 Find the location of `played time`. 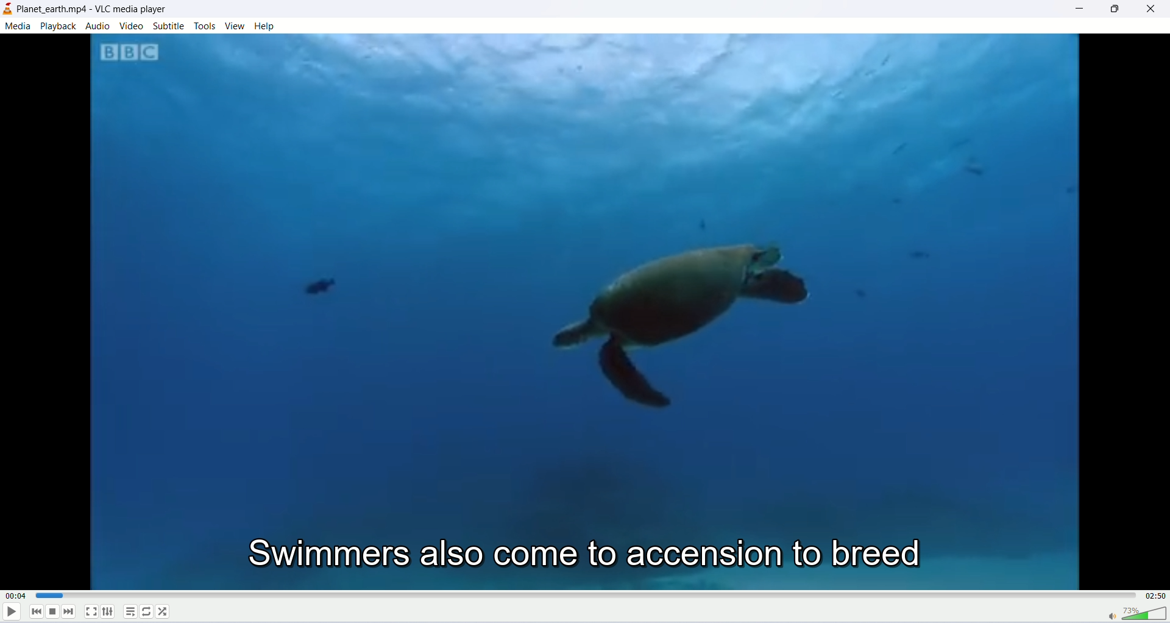

played time is located at coordinates (15, 597).